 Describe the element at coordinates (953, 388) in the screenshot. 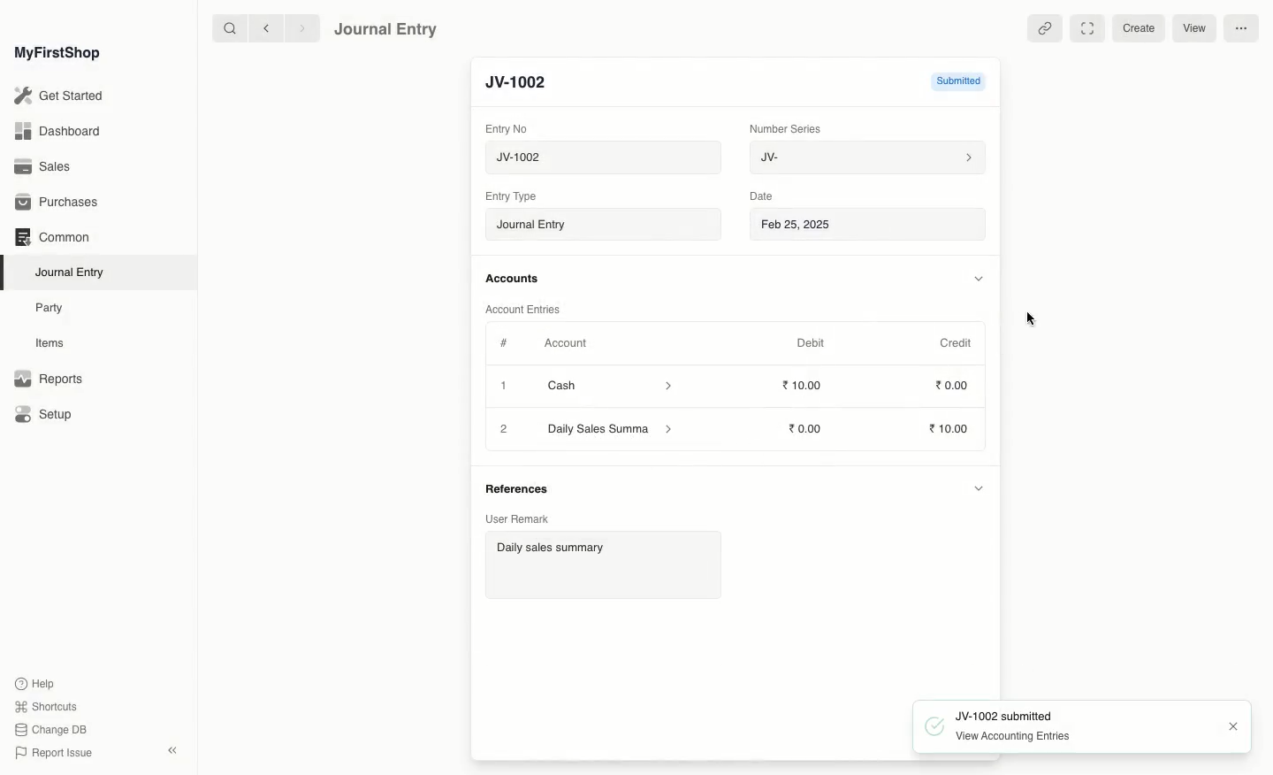

I see `0.00` at that location.